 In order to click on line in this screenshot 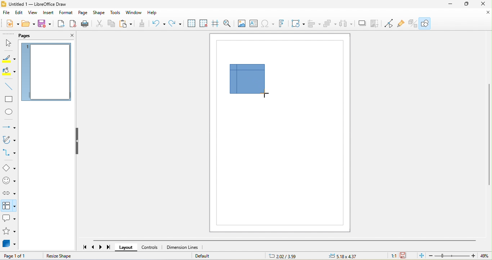, I will do `click(9, 87)`.